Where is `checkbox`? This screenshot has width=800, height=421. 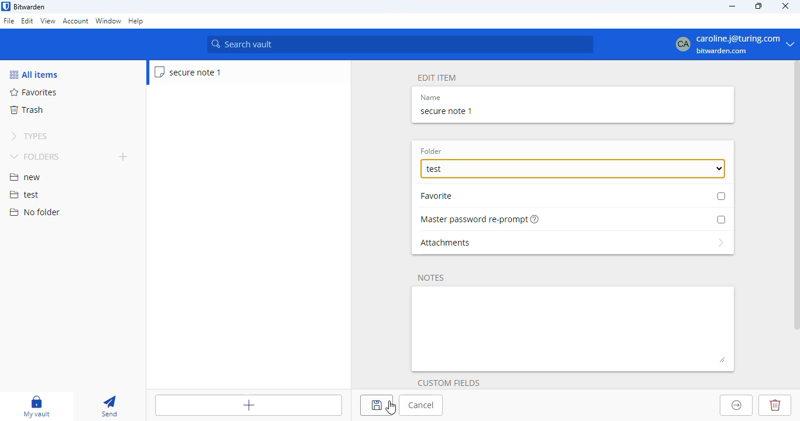
checkbox is located at coordinates (722, 196).